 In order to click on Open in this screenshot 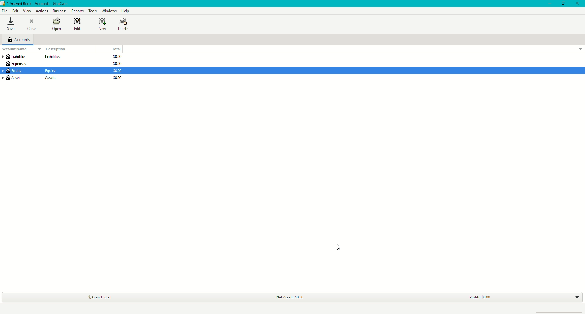, I will do `click(55, 24)`.